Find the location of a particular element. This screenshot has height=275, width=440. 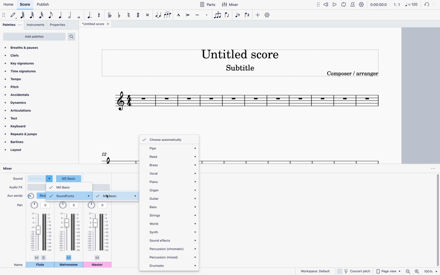

loop playback is located at coordinates (344, 4).